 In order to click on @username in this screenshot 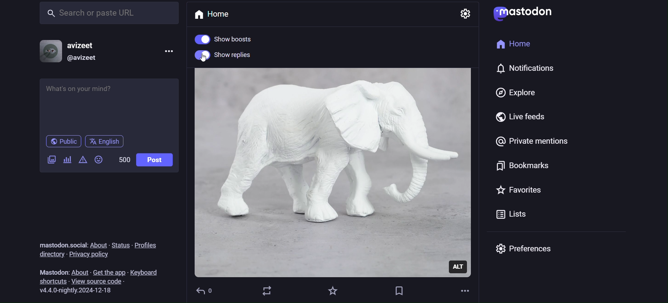, I will do `click(85, 58)`.